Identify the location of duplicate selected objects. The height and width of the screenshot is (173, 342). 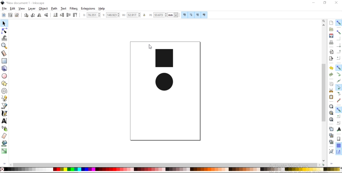
(332, 129).